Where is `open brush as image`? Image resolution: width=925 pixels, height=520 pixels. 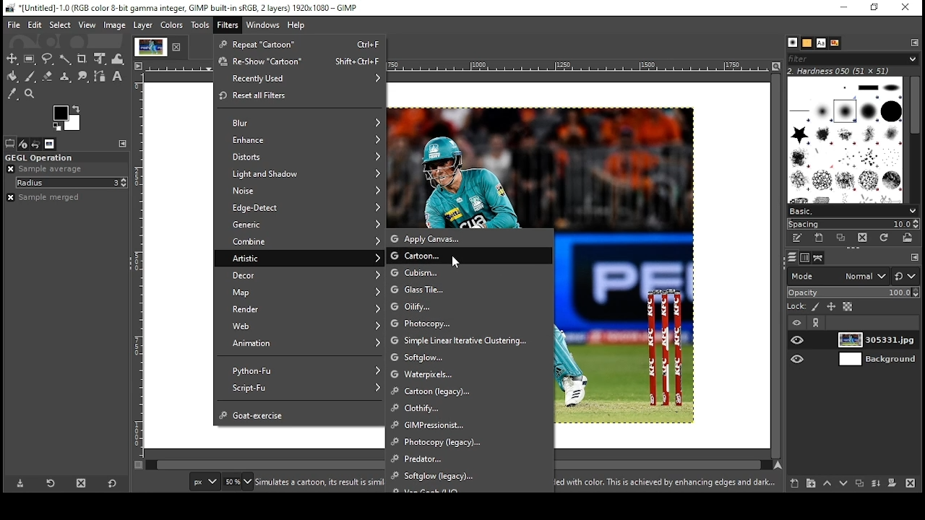 open brush as image is located at coordinates (908, 238).